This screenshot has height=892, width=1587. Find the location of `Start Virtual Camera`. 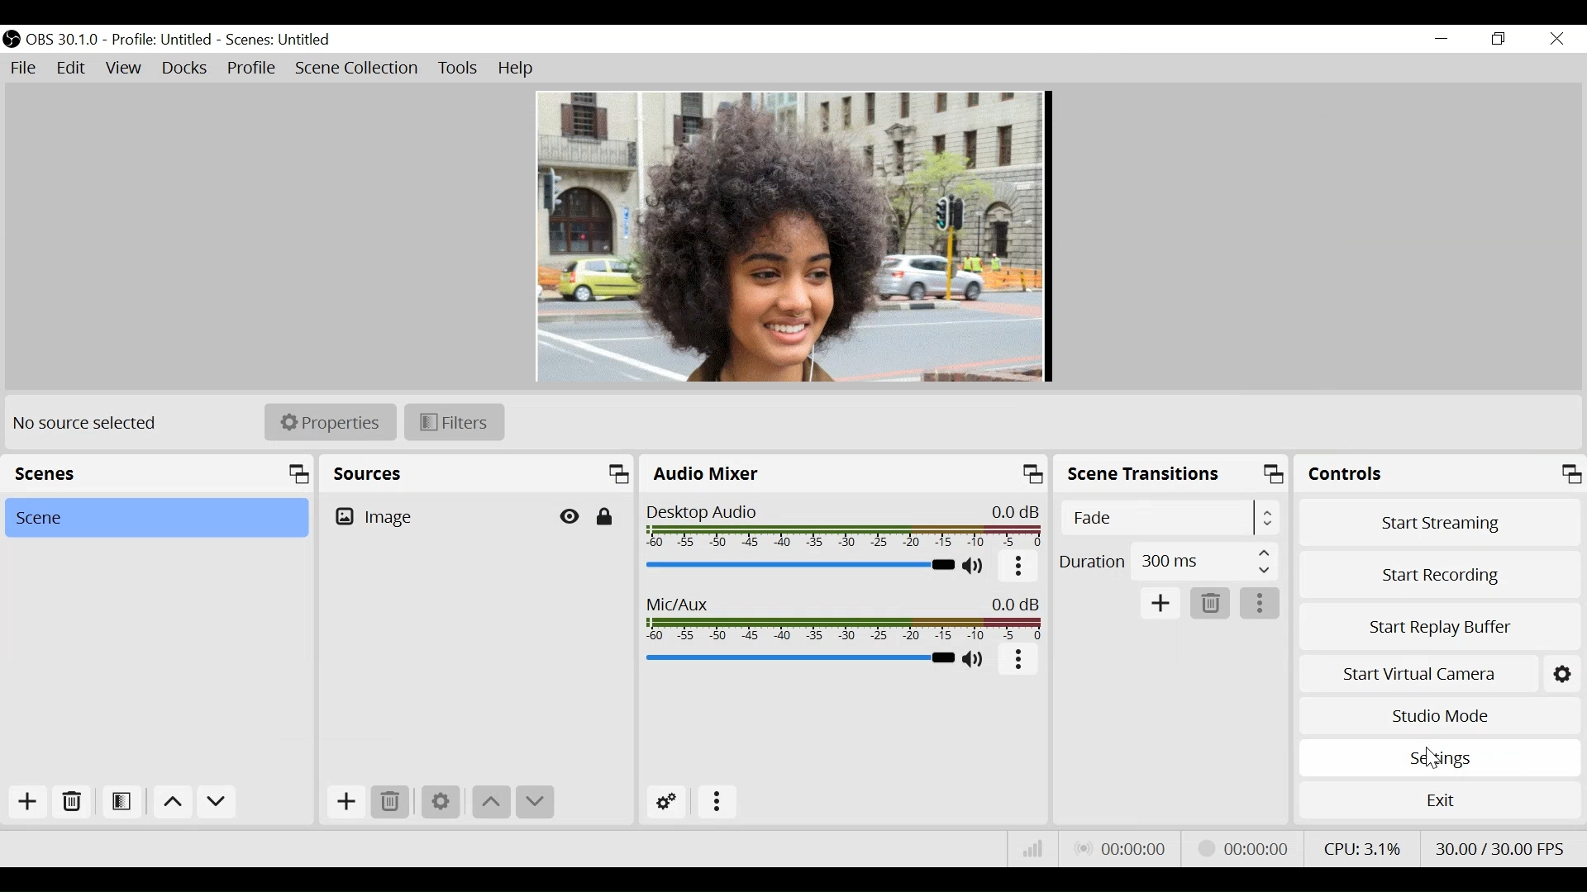

Start Virtual Camera is located at coordinates (1417, 672).